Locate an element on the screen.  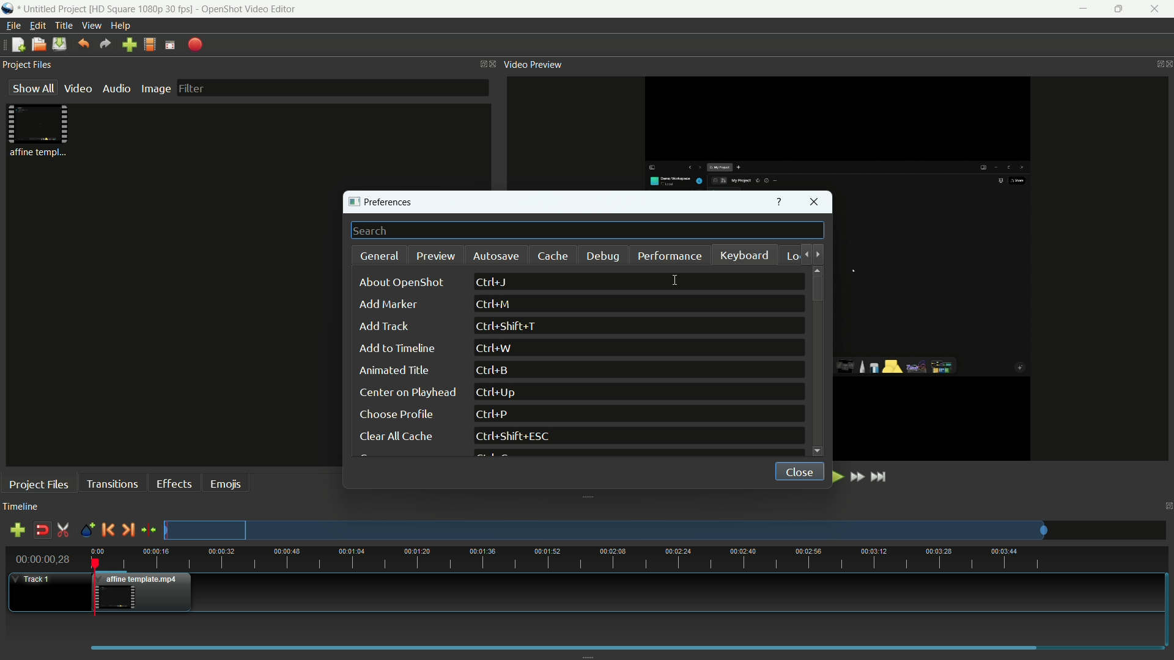
keyboard shortcut is located at coordinates (495, 370).